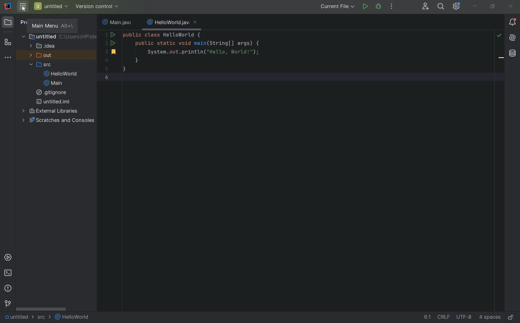 This screenshot has height=323, width=520. I want to click on VERSION CONTROL, so click(7, 304).